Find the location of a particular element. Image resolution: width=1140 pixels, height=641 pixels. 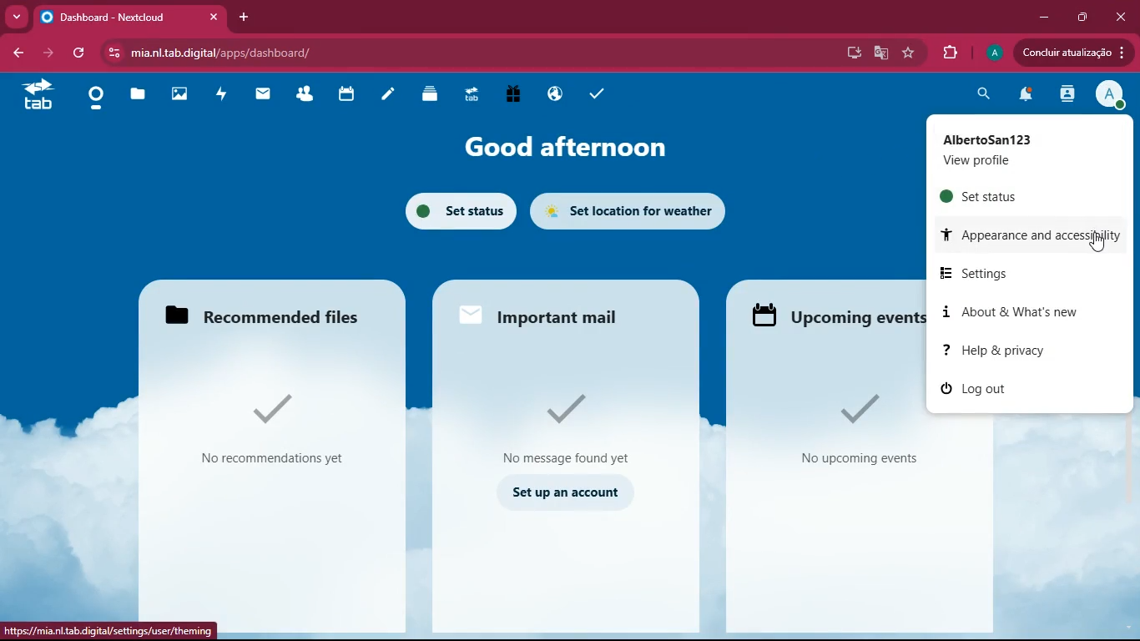

events is located at coordinates (858, 426).